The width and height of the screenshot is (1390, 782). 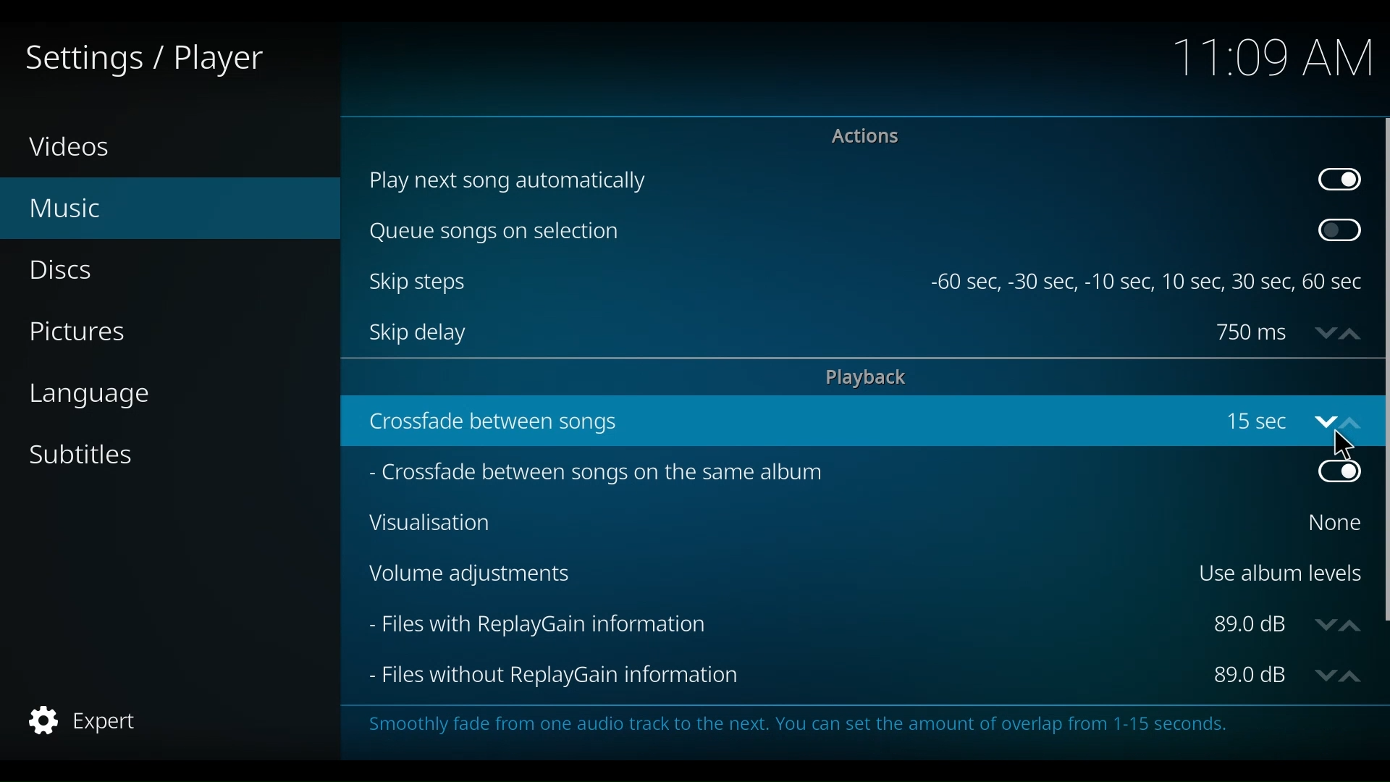 What do you see at coordinates (780, 624) in the screenshot?
I see `Files with ReplayGain Information` at bounding box center [780, 624].